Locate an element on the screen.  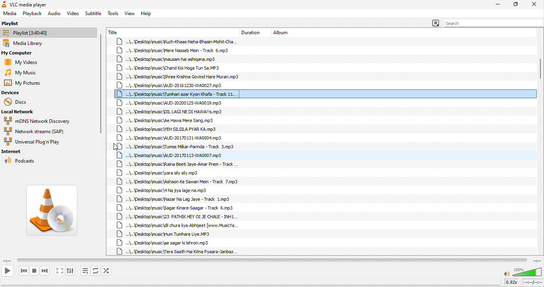
+.\.\Desktop\music\AUD-20170131-WA0004.mp3 is located at coordinates (171, 138).